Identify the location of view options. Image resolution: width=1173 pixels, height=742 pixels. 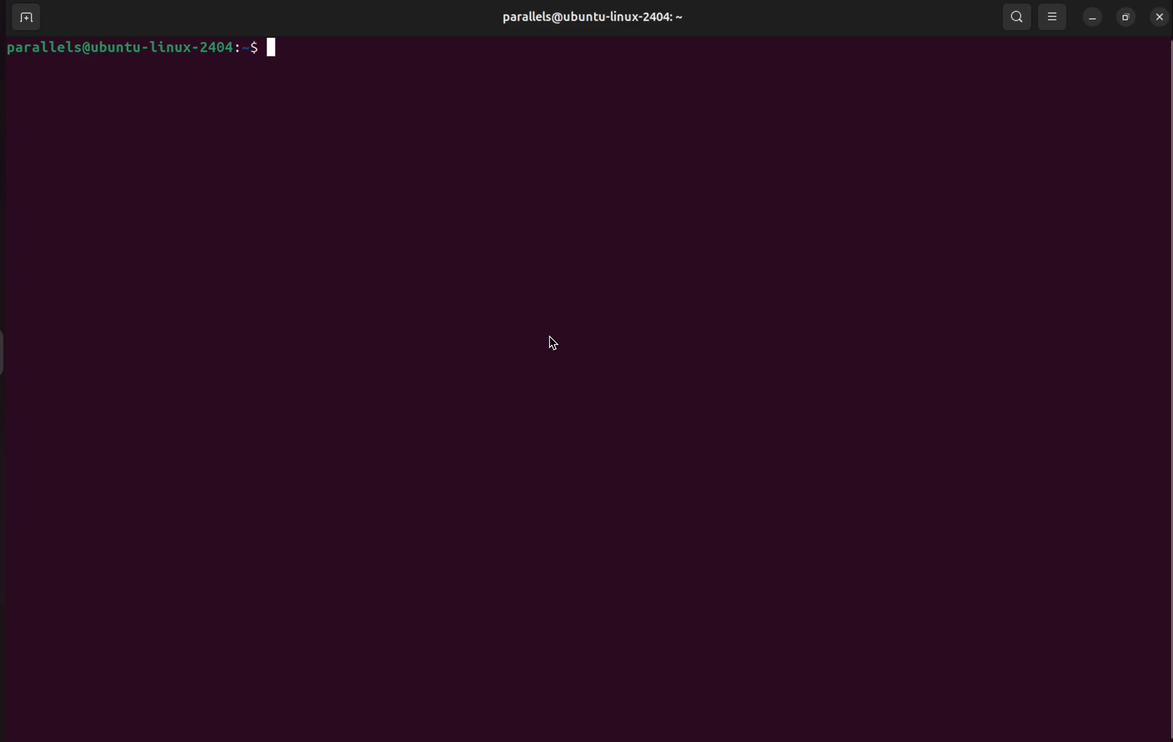
(1052, 17).